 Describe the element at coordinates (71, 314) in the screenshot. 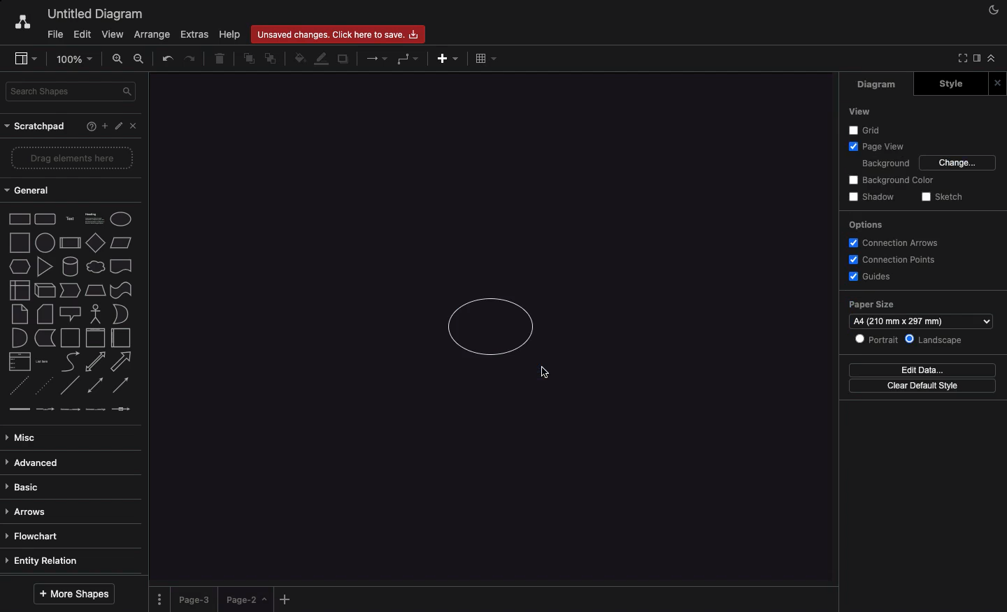

I see `callout` at that location.